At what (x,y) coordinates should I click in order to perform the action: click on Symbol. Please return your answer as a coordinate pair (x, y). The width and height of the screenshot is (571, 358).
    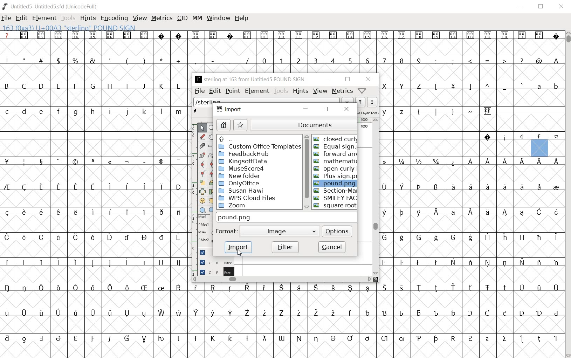
    Looking at the image, I should click on (127, 263).